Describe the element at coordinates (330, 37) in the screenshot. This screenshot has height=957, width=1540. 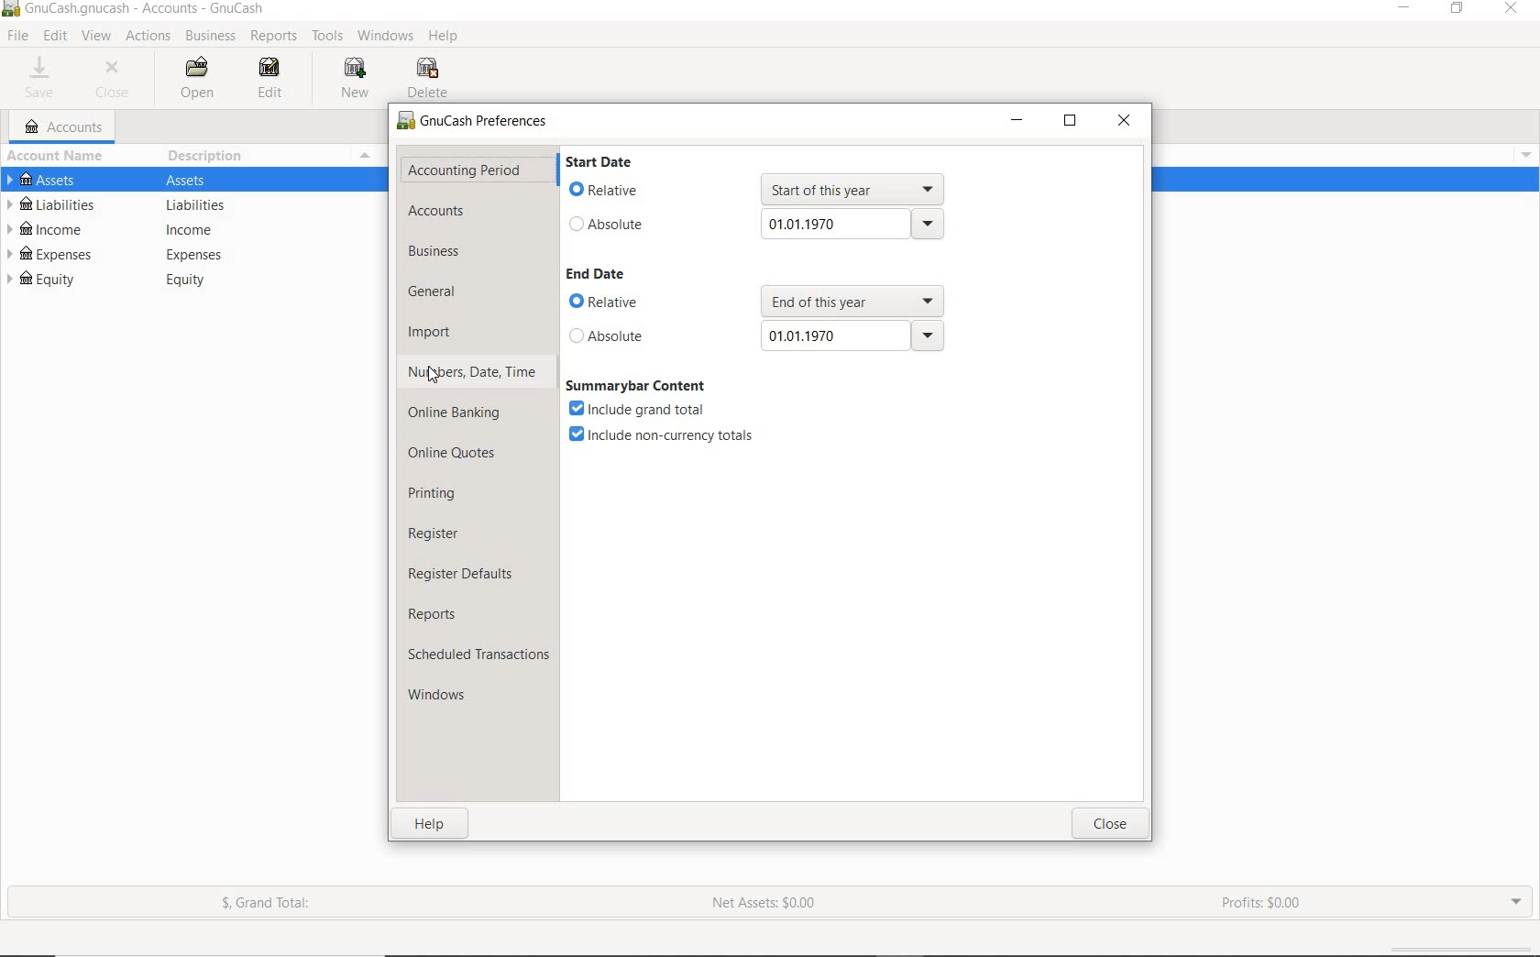
I see `TOOLS` at that location.